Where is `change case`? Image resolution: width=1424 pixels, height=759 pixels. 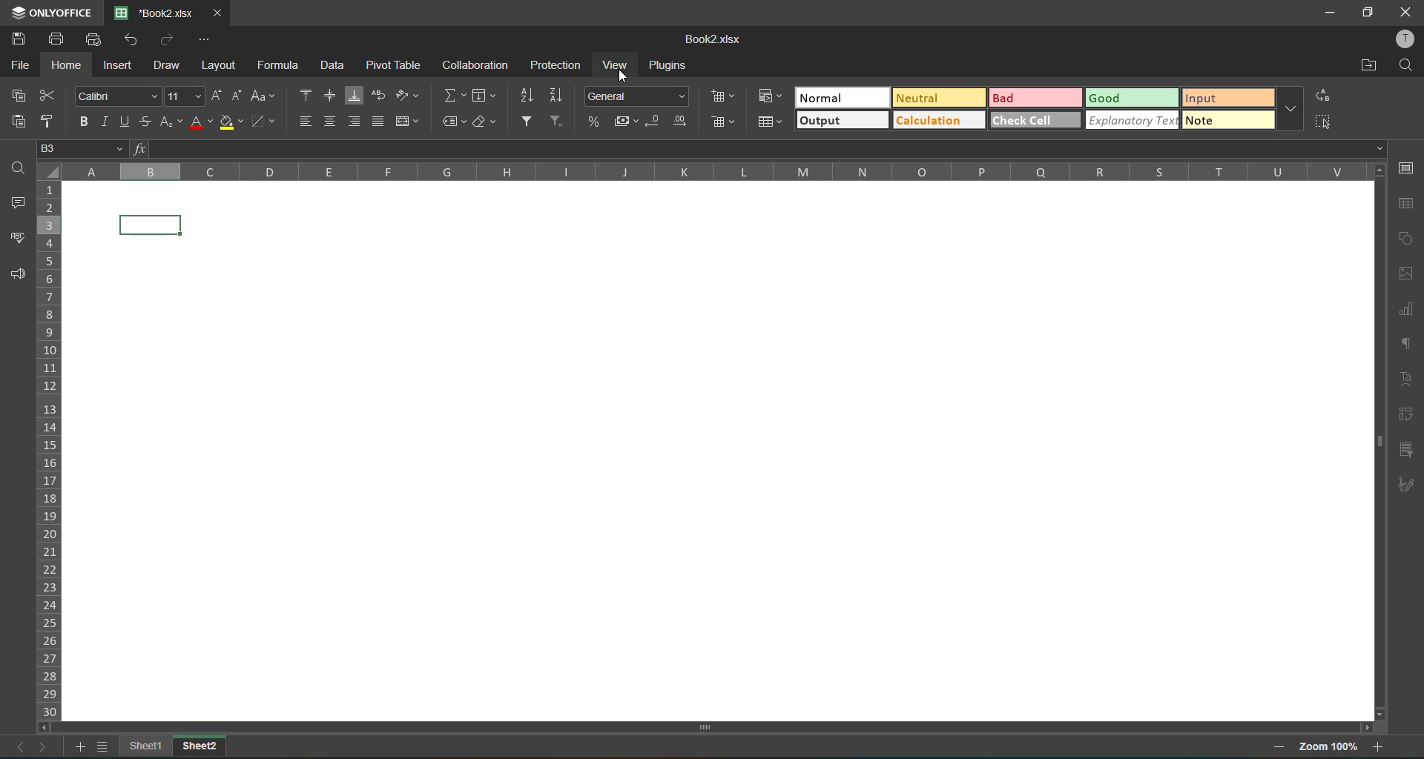 change case is located at coordinates (259, 96).